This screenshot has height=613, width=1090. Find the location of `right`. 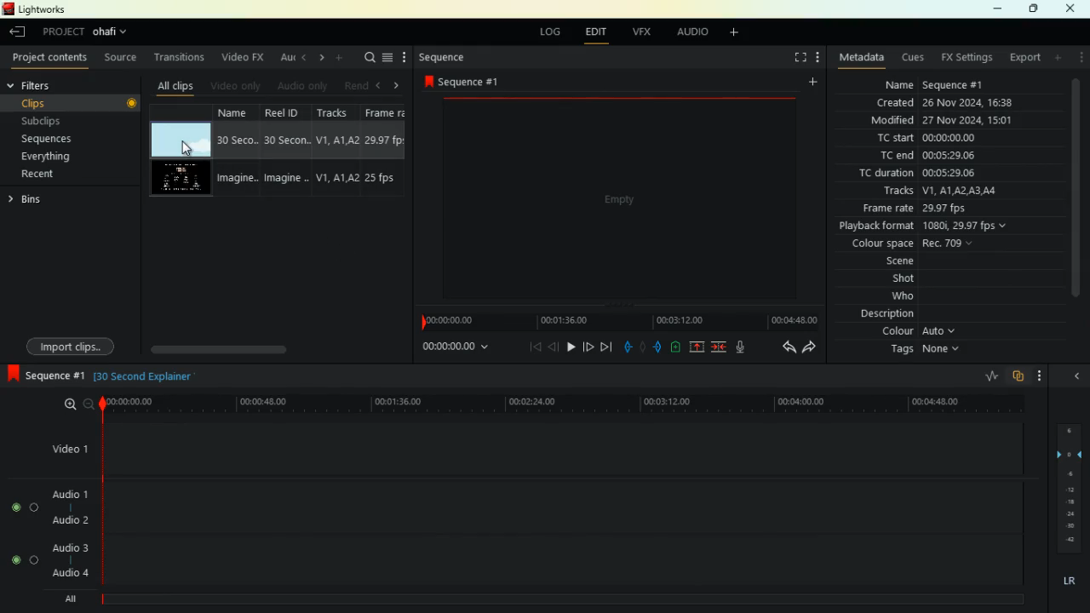

right is located at coordinates (399, 85).